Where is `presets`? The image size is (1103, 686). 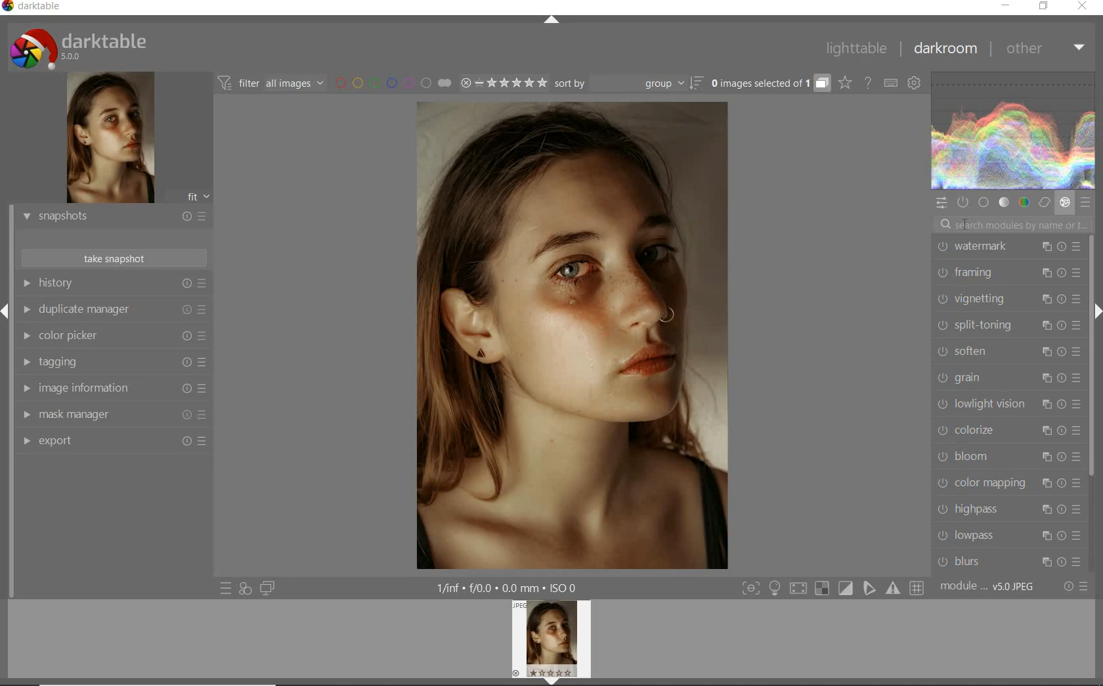
presets is located at coordinates (1086, 202).